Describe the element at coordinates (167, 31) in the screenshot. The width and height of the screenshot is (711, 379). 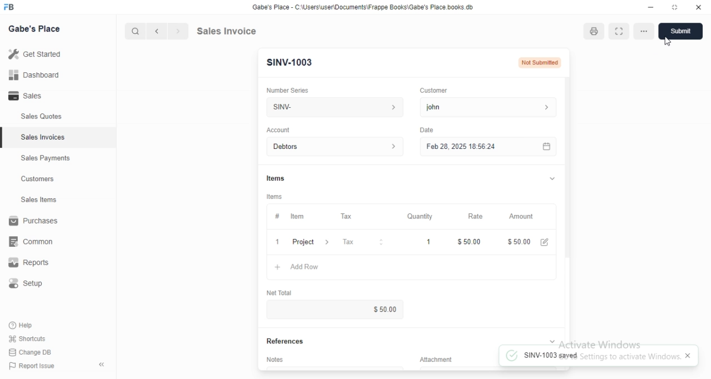
I see `forward/backward` at that location.